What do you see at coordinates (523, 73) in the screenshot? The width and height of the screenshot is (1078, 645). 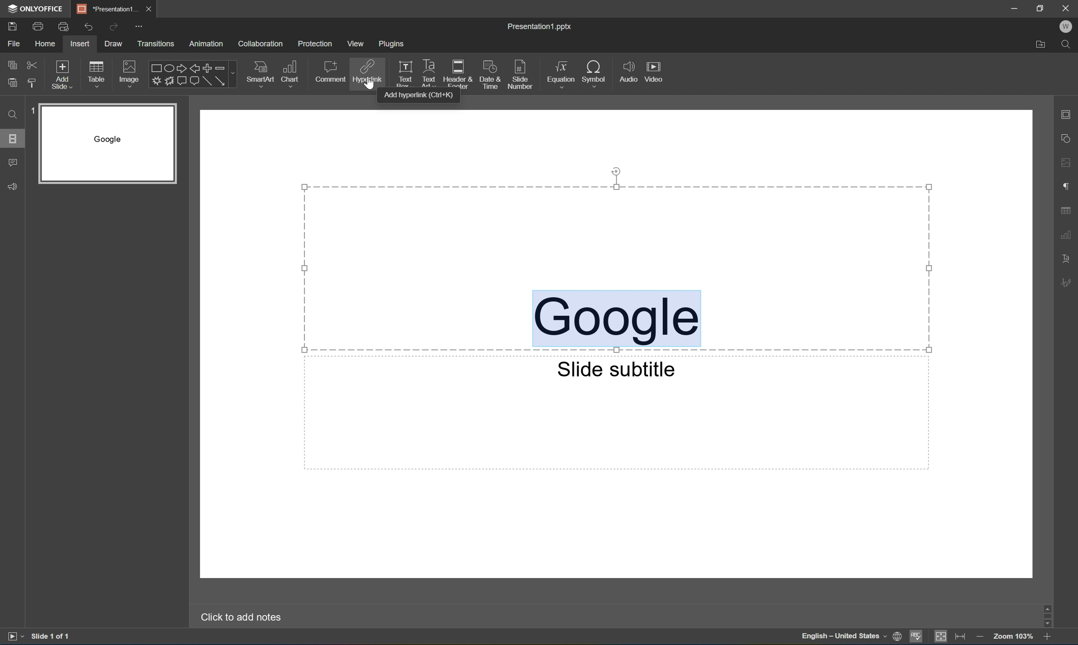 I see `Slide number` at bounding box center [523, 73].